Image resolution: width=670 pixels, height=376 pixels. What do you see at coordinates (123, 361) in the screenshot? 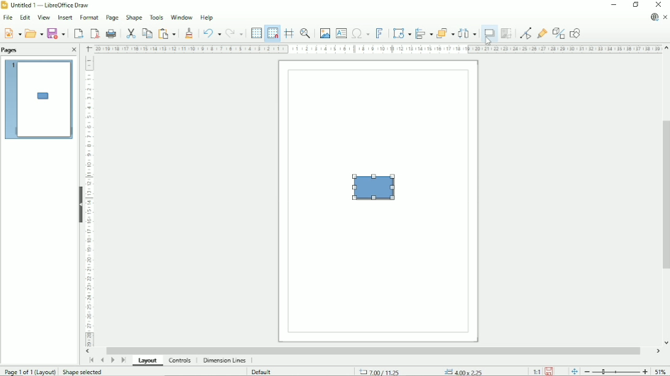
I see `Last page` at bounding box center [123, 361].